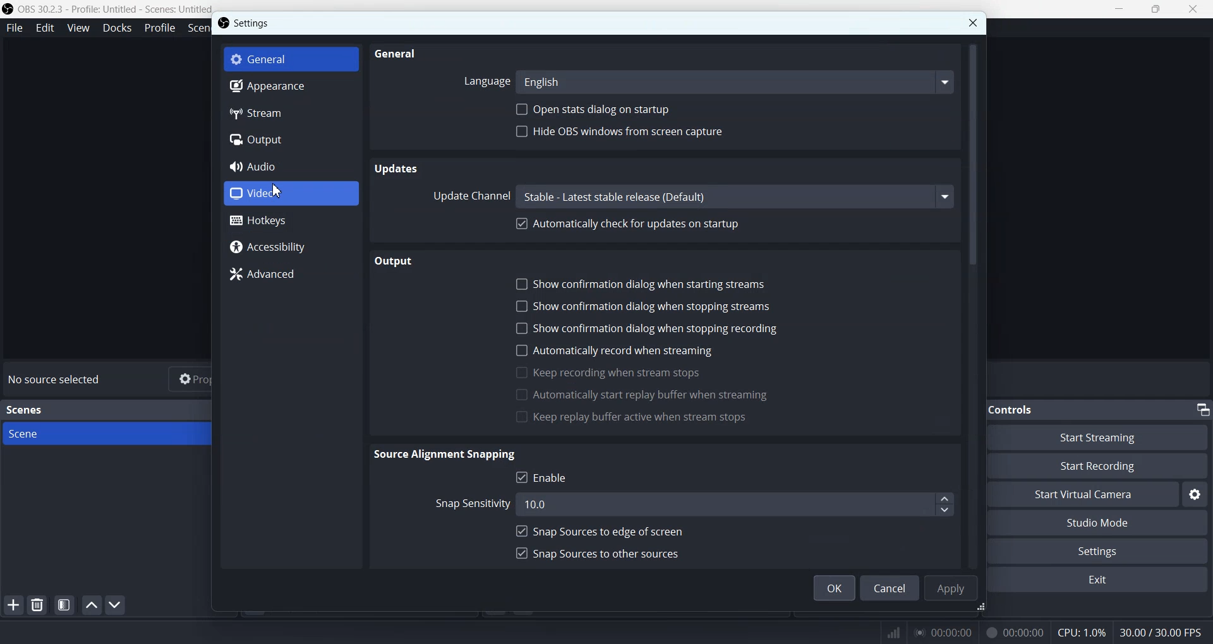 The height and width of the screenshot is (644, 1213). What do you see at coordinates (107, 9) in the screenshot?
I see `Logo` at bounding box center [107, 9].